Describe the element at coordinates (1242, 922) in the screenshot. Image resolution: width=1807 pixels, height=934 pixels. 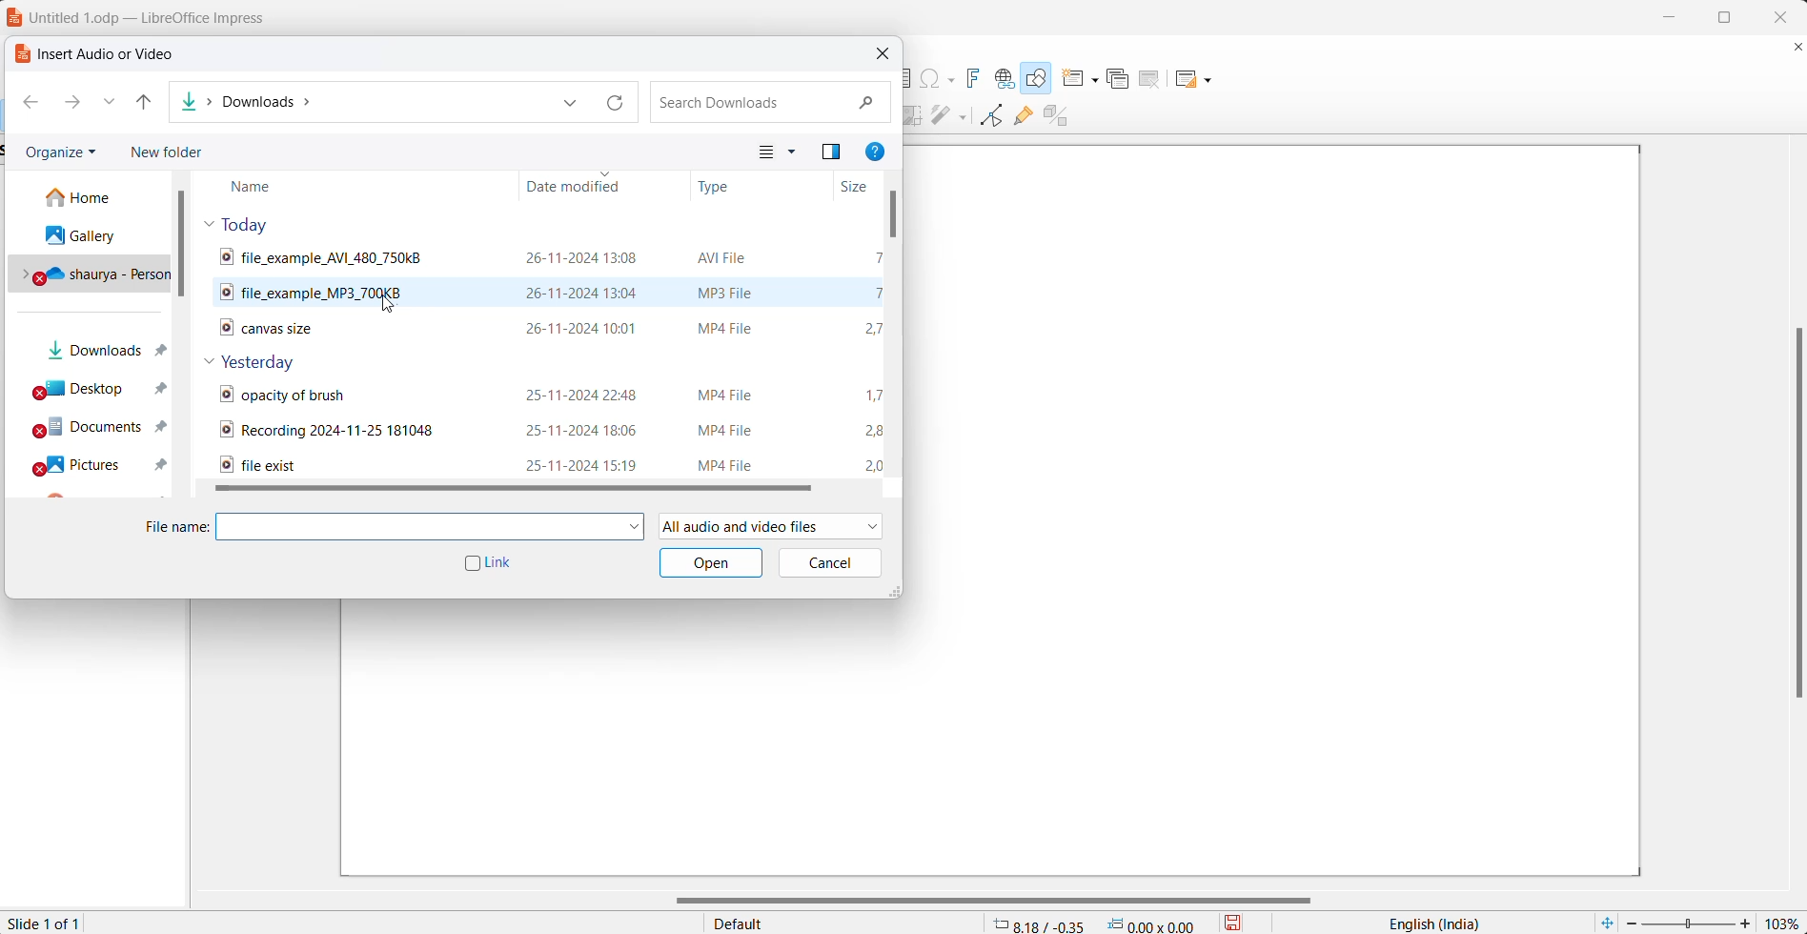
I see `save` at that location.